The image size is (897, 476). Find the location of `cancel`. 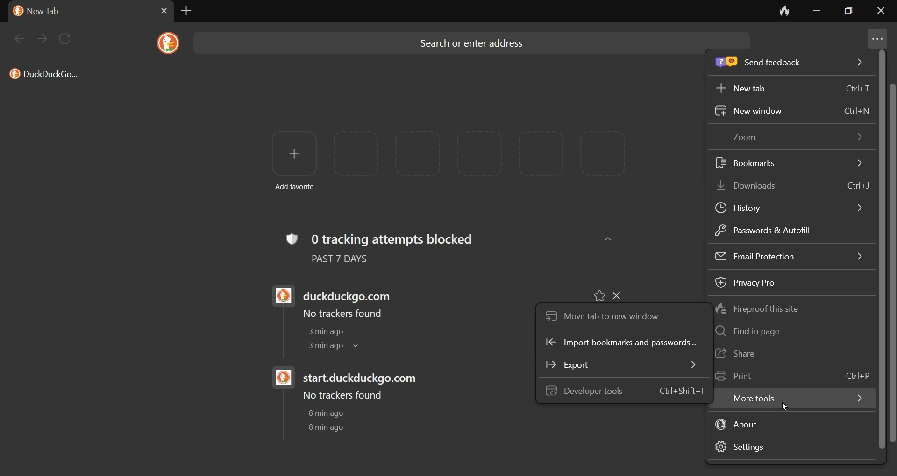

cancel is located at coordinates (157, 10).